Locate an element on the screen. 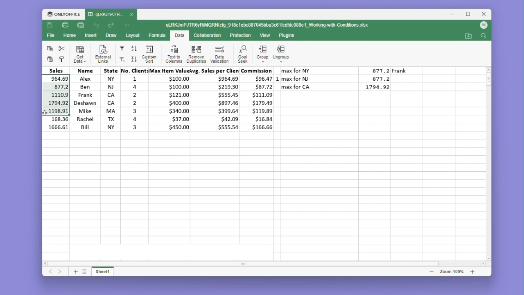 Image resolution: width=524 pixels, height=295 pixels. Minimise  is located at coordinates (455, 14).